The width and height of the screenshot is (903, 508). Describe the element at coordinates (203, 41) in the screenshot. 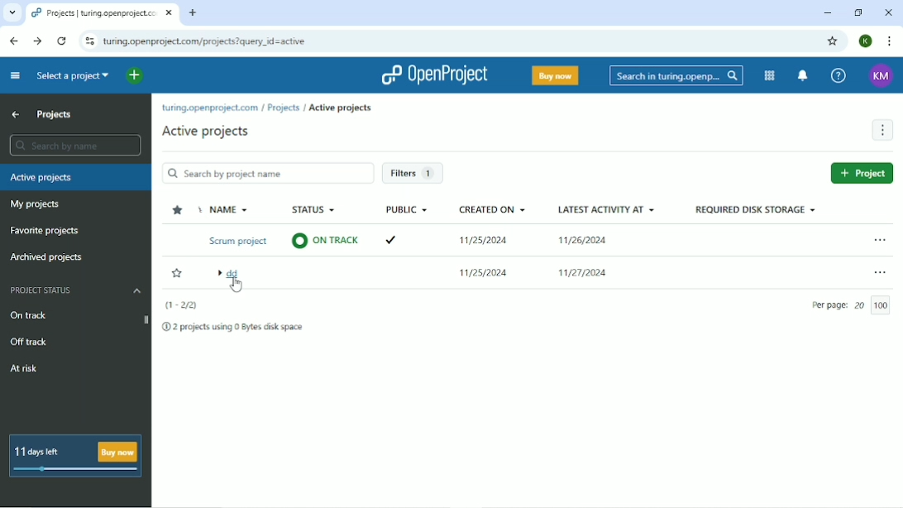

I see `site` at that location.